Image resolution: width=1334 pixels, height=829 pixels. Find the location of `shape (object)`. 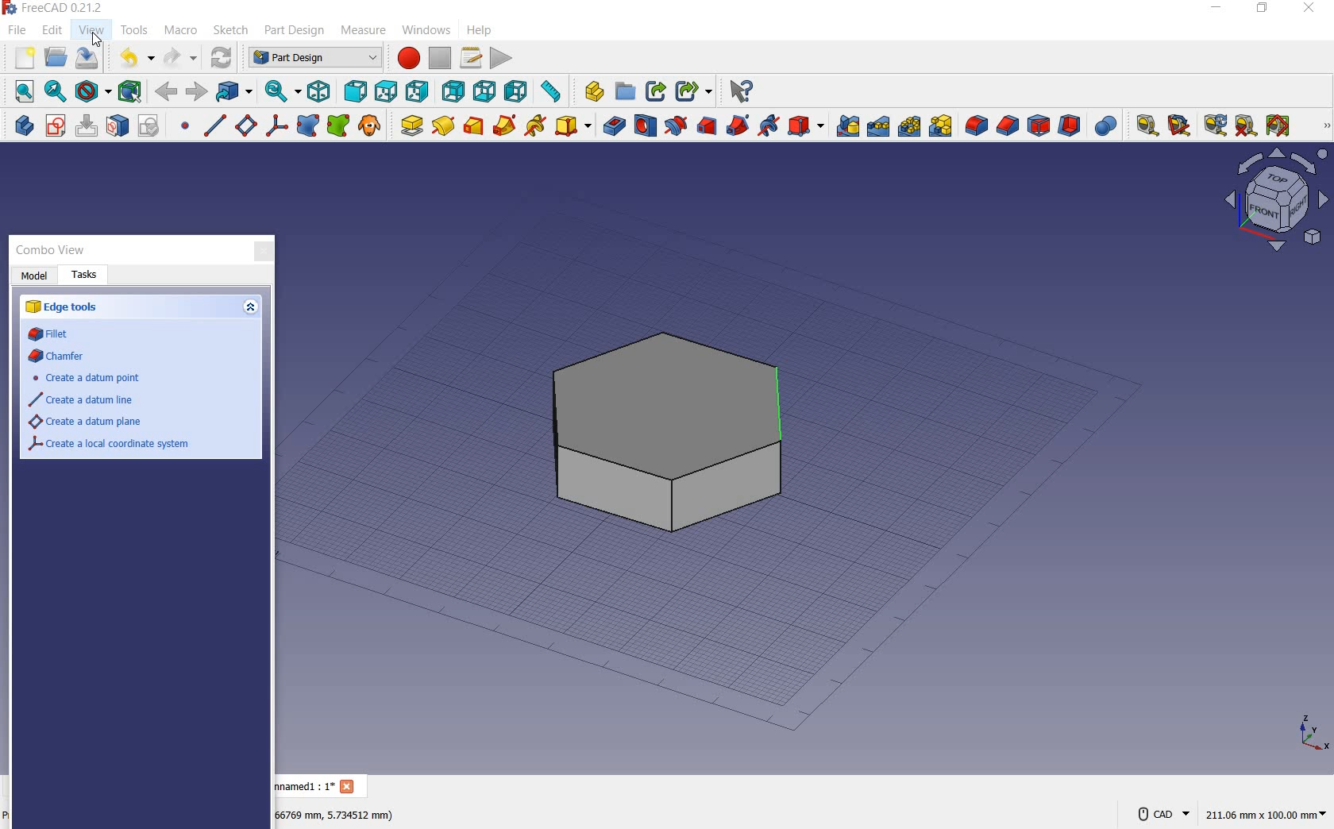

shape (object) is located at coordinates (660, 430).